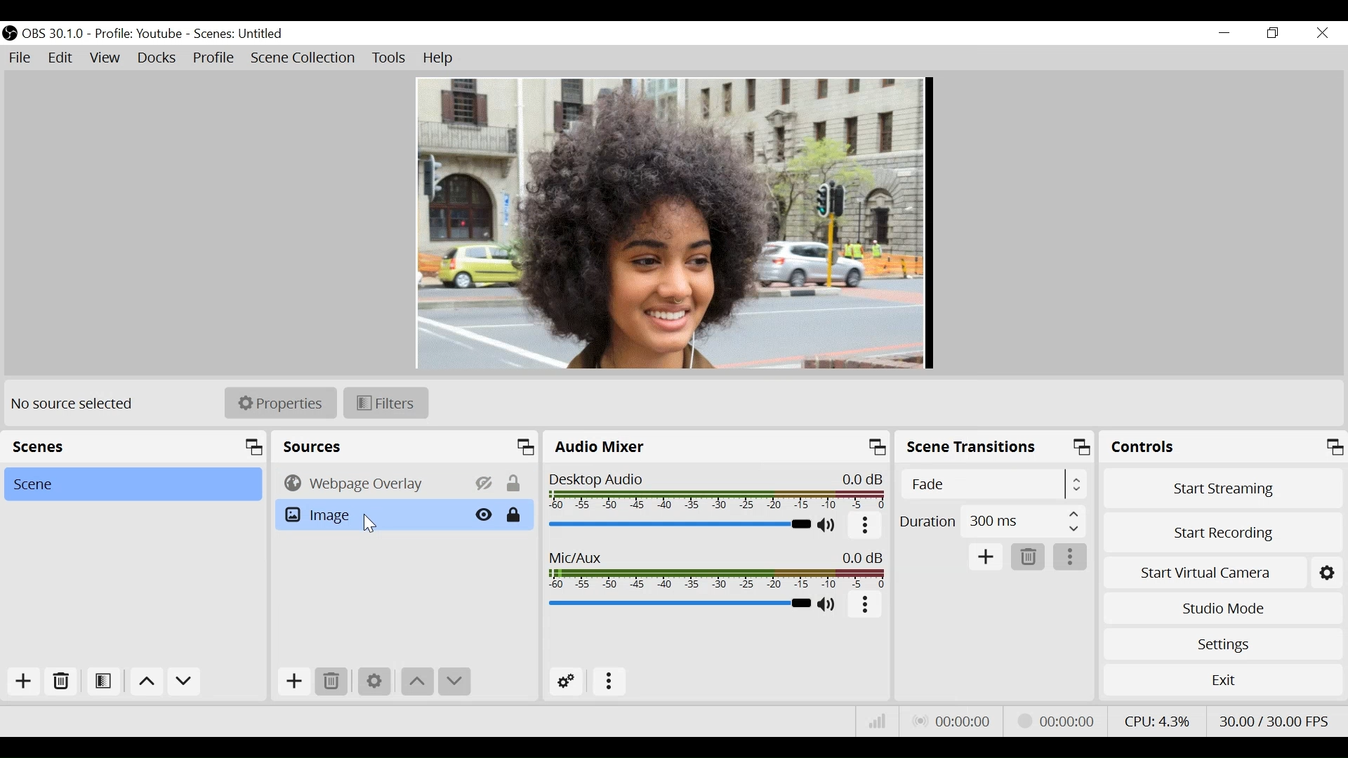 The width and height of the screenshot is (1348, 758). I want to click on Properties, so click(280, 402).